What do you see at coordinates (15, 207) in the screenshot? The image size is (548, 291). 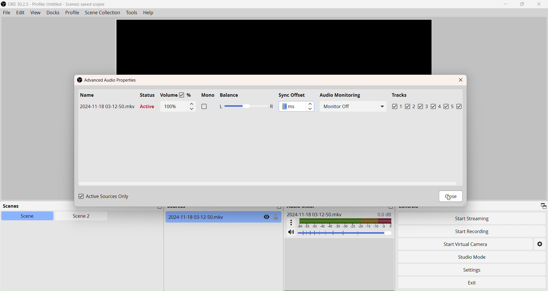 I see `Scenes` at bounding box center [15, 207].